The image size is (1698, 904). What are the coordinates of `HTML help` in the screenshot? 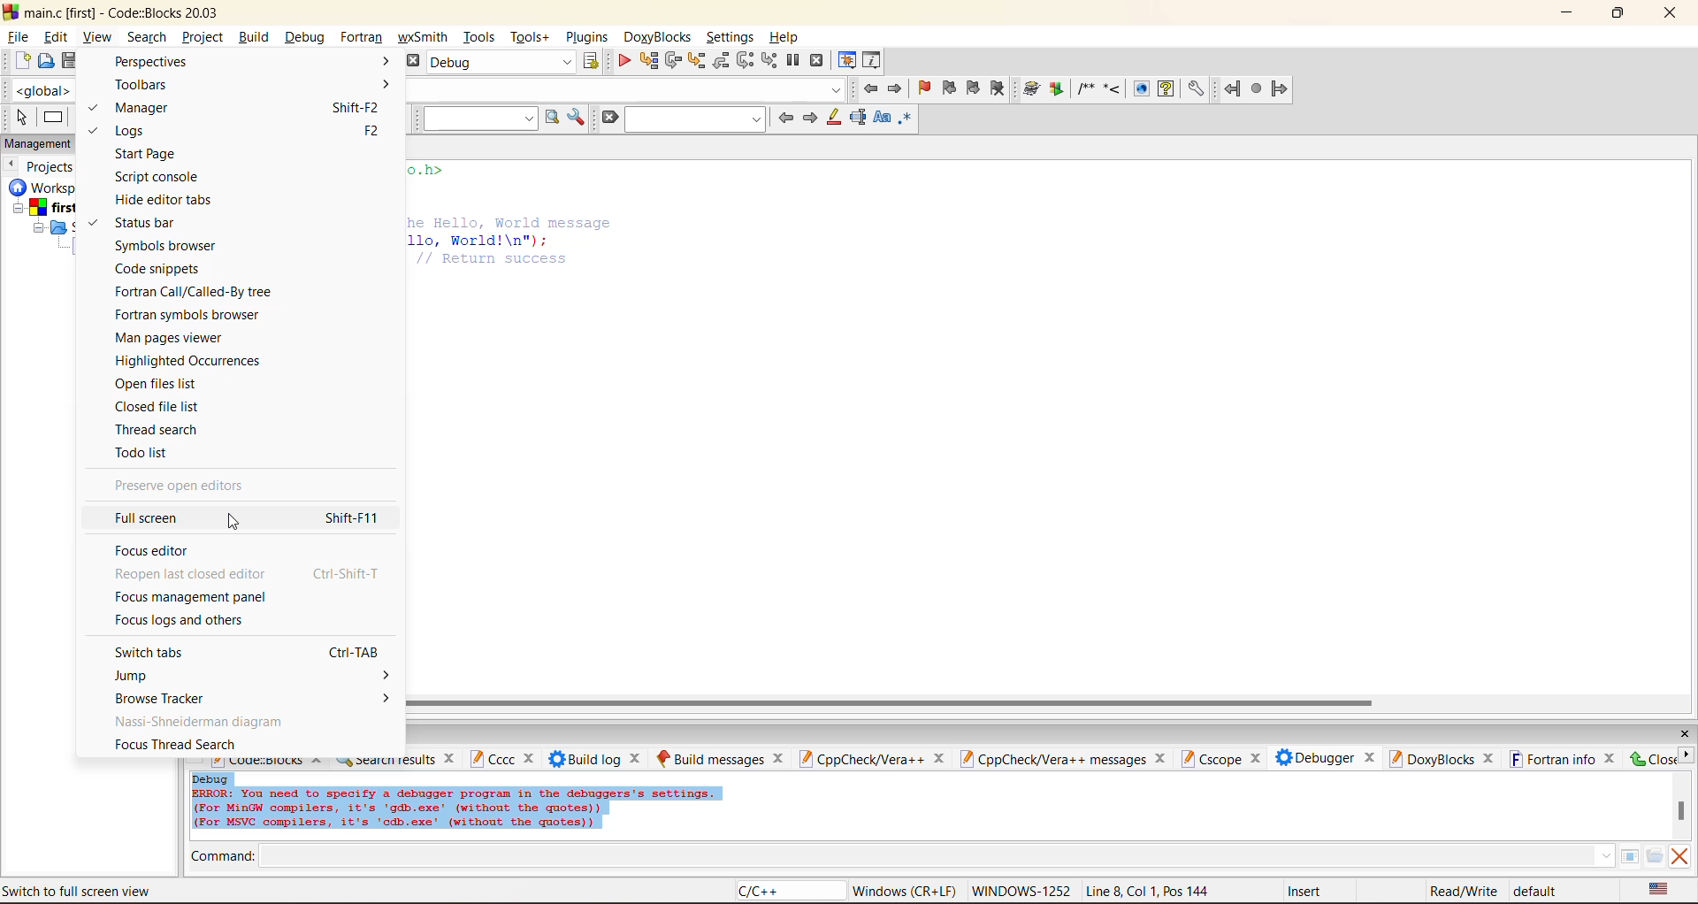 It's located at (1168, 89).